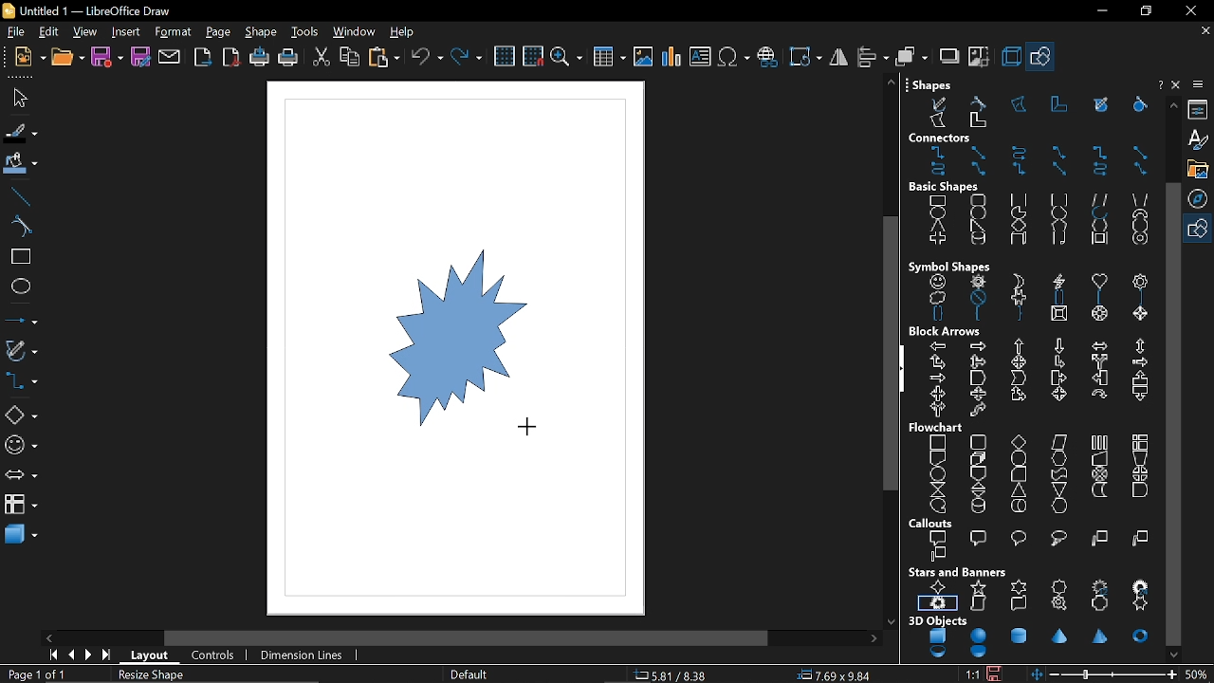 This screenshot has height=683, width=1214. I want to click on block arrows, so click(1034, 372).